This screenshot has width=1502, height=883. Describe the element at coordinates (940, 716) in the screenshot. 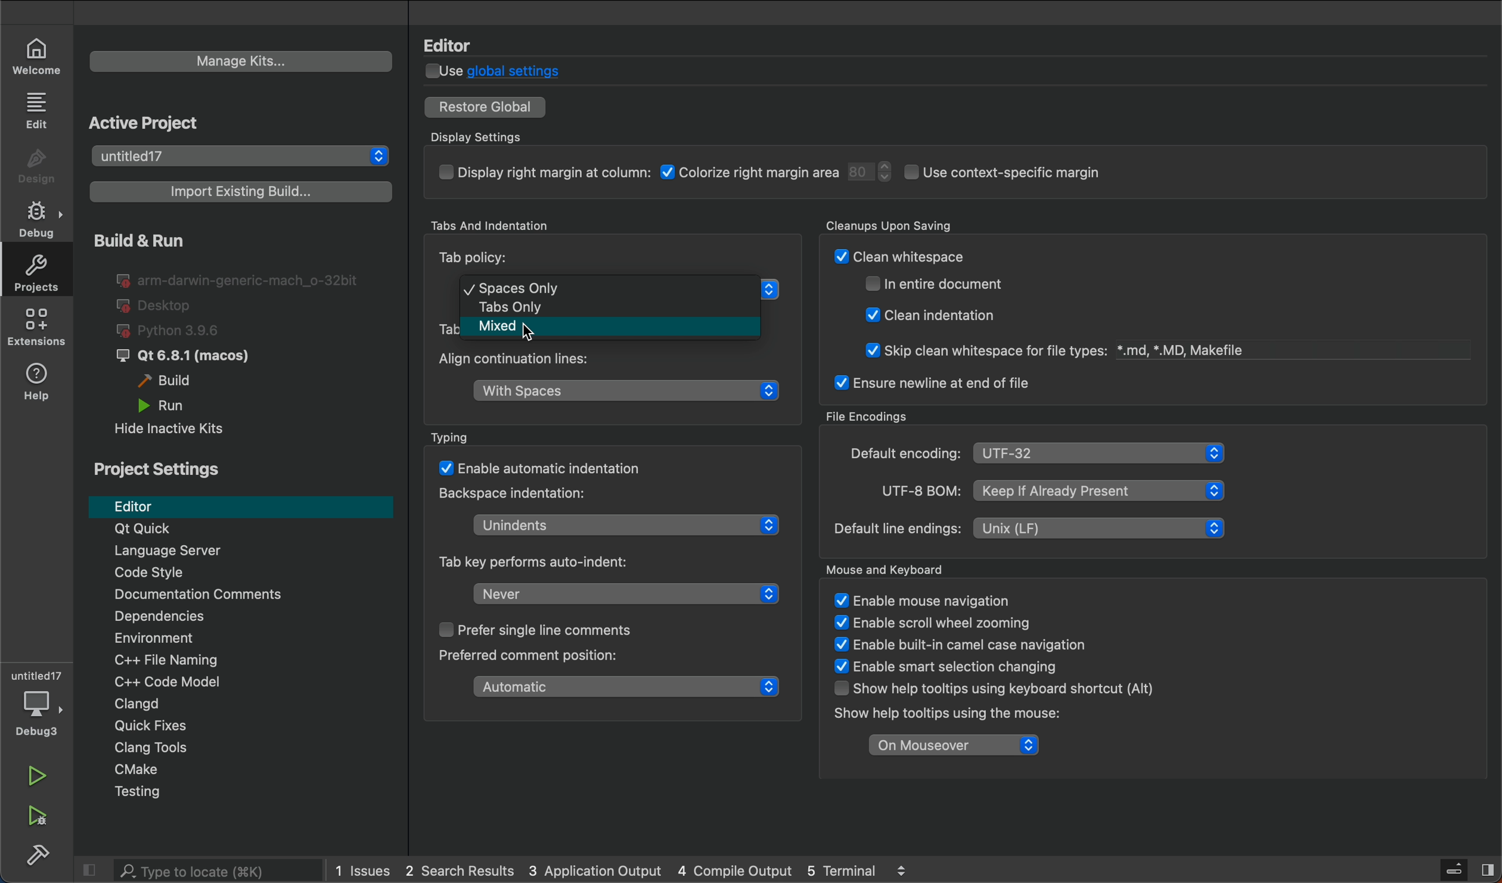

I see `show help tootlips` at that location.